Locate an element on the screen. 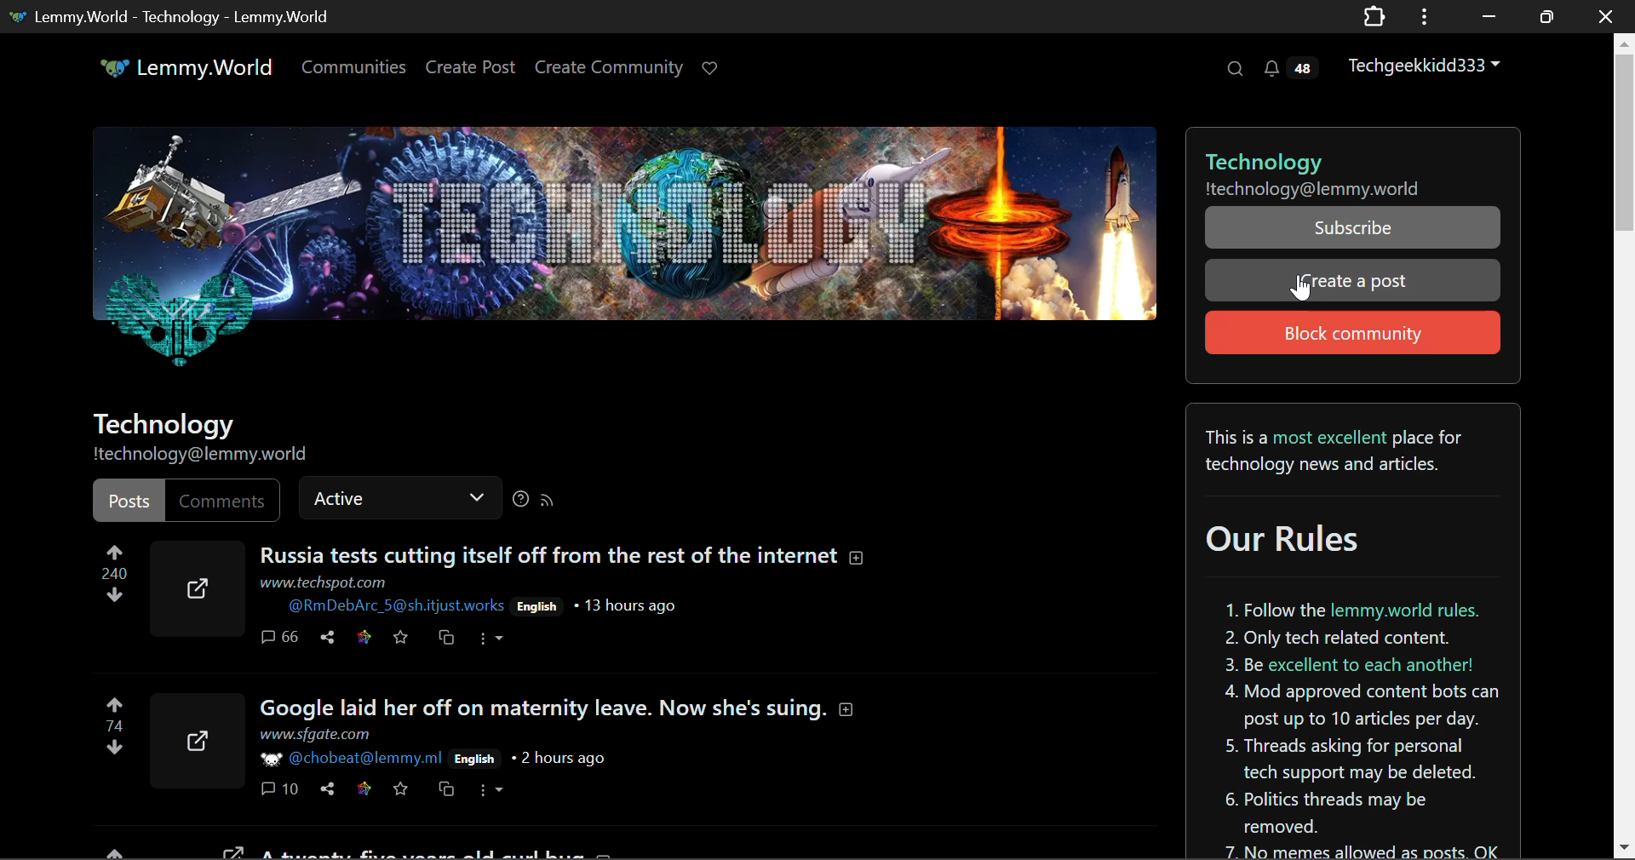 The image size is (1635, 860). www.techspot.com is located at coordinates (324, 583).